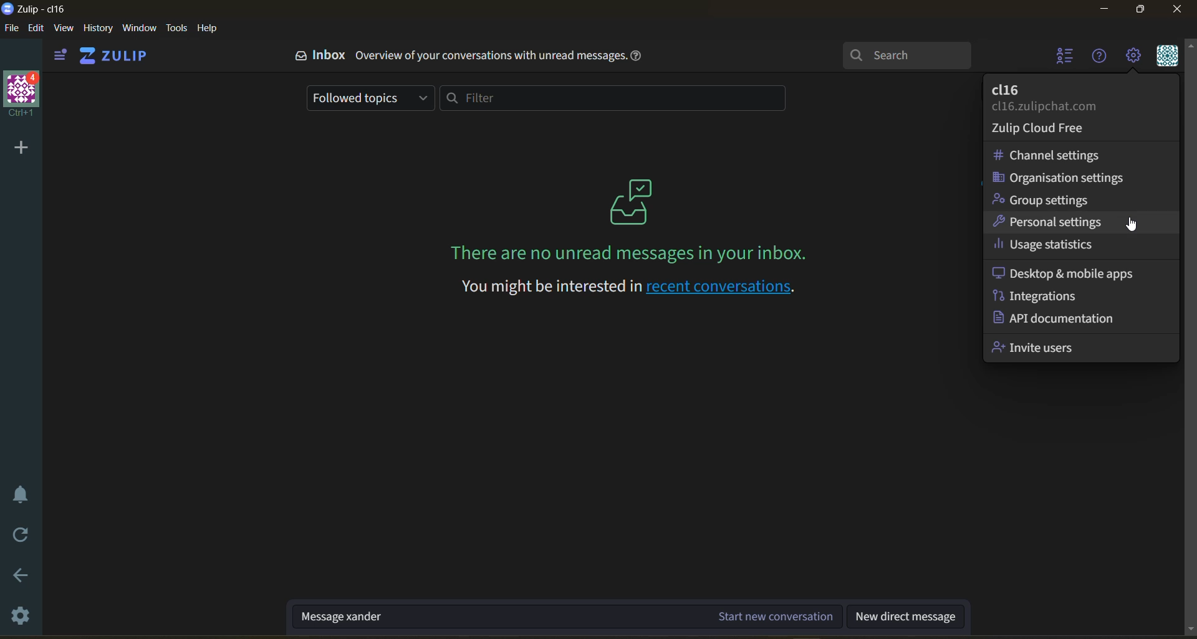 This screenshot has width=1197, height=639. I want to click on start new conversation, so click(568, 616).